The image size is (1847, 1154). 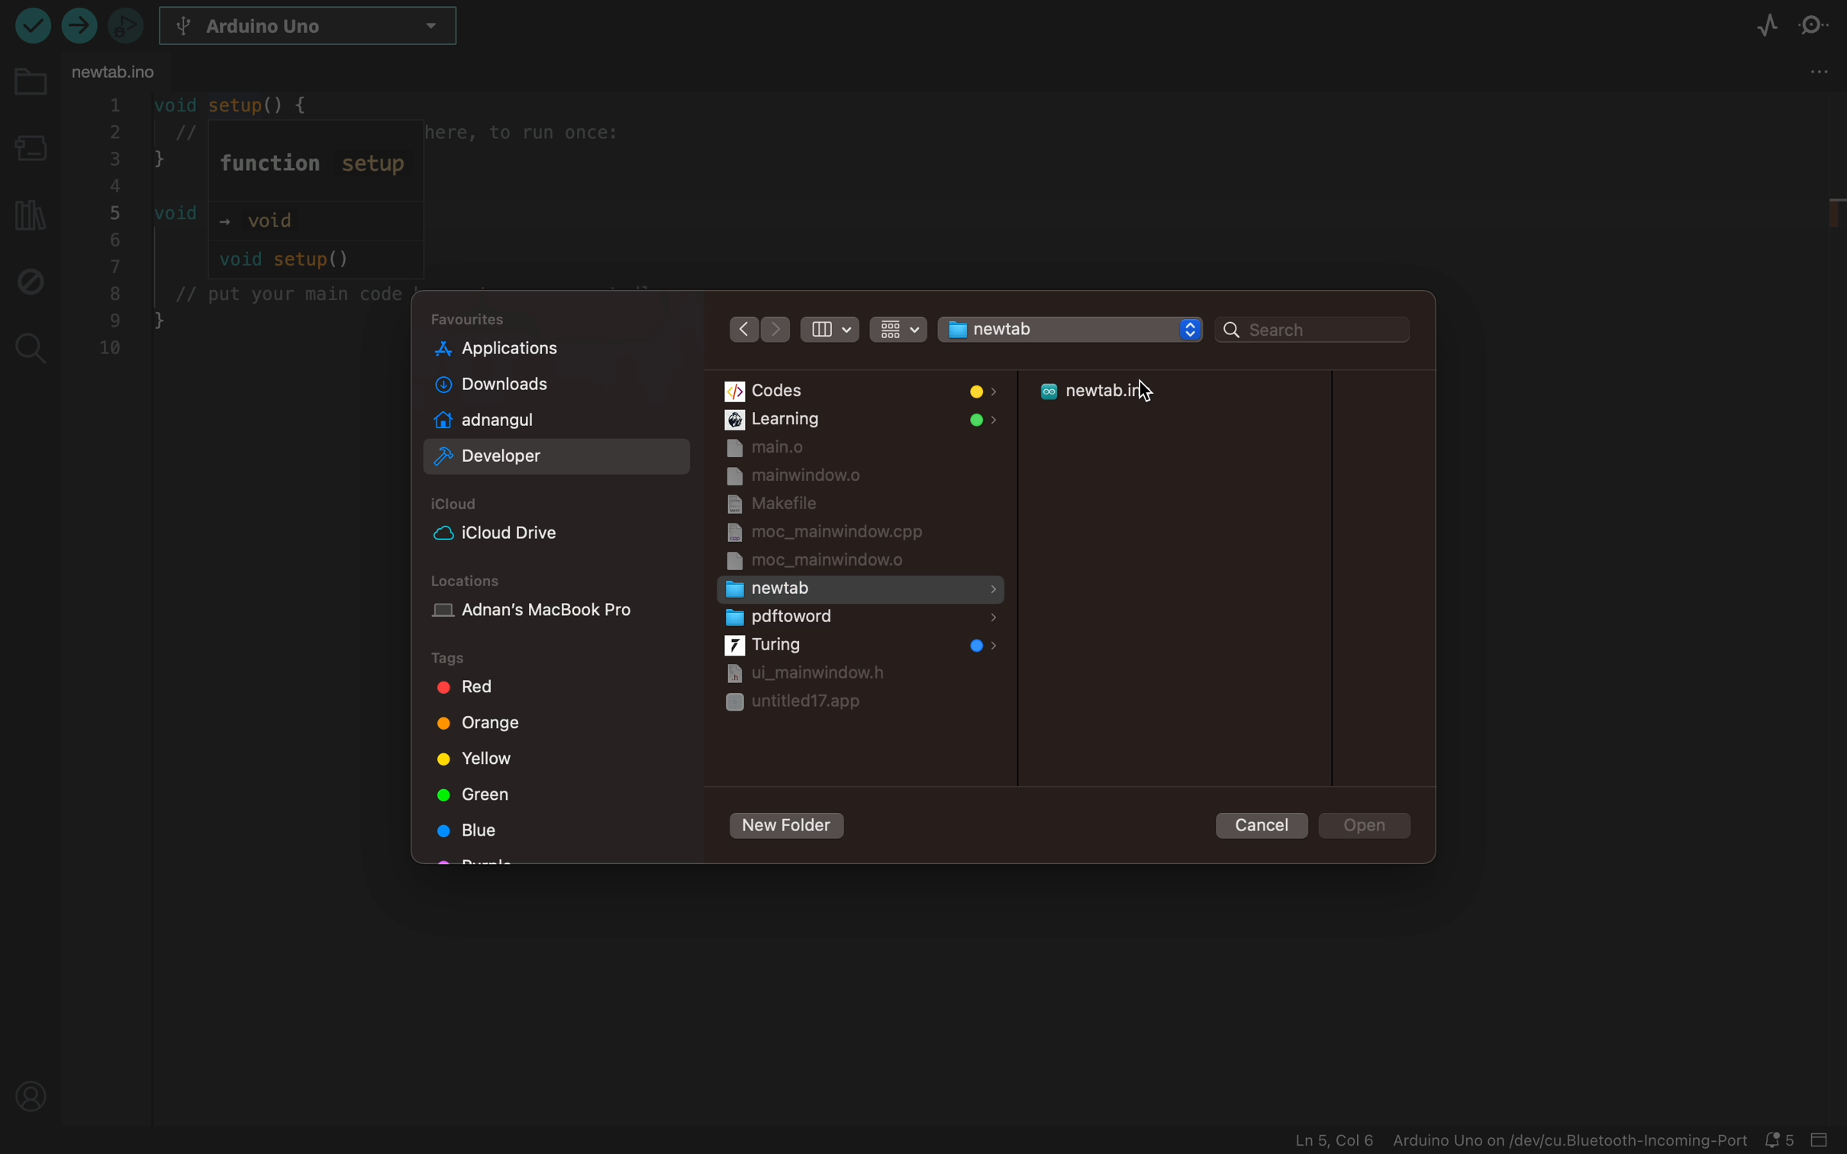 I want to click on main window, so click(x=853, y=476).